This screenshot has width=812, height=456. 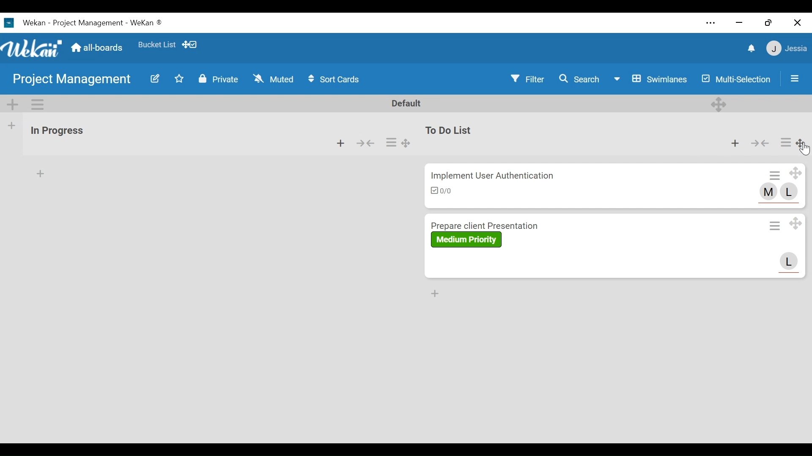 I want to click on cursor, so click(x=804, y=148).